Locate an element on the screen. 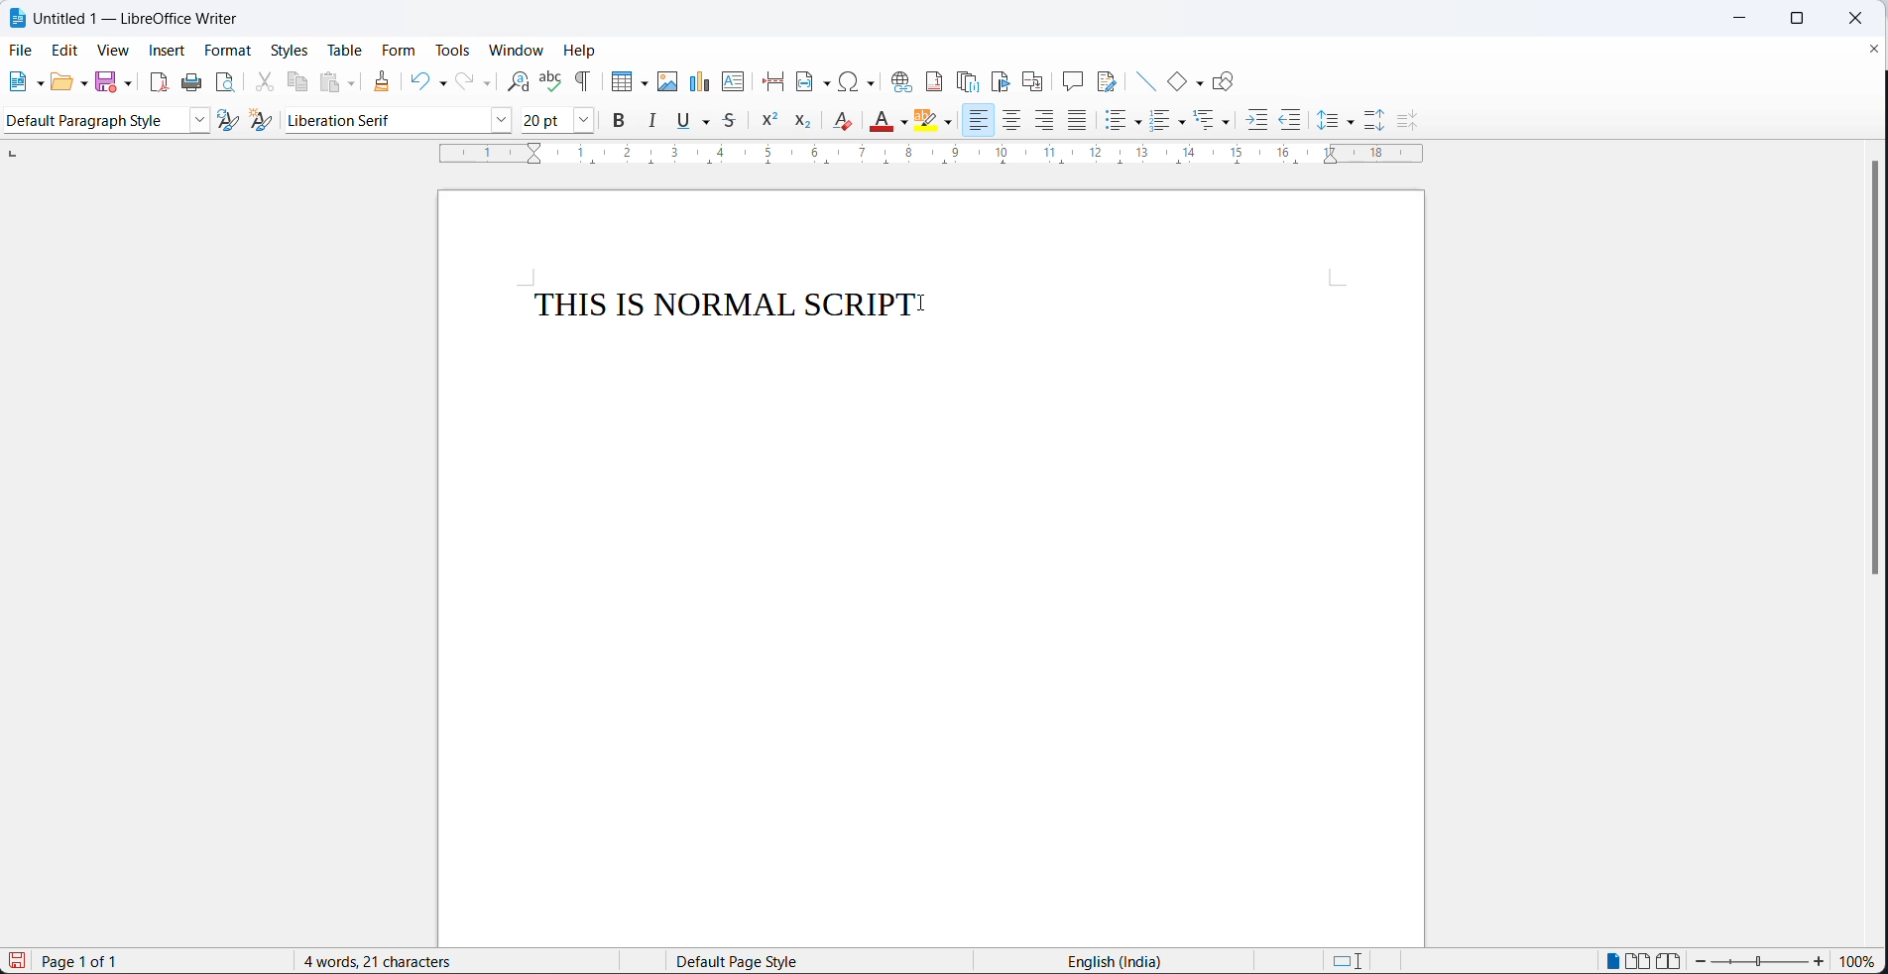 The height and width of the screenshot is (974, 1888). undo is located at coordinates (418, 80).